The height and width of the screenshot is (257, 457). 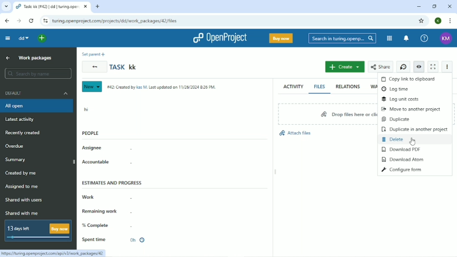 I want to click on Back, so click(x=94, y=67).